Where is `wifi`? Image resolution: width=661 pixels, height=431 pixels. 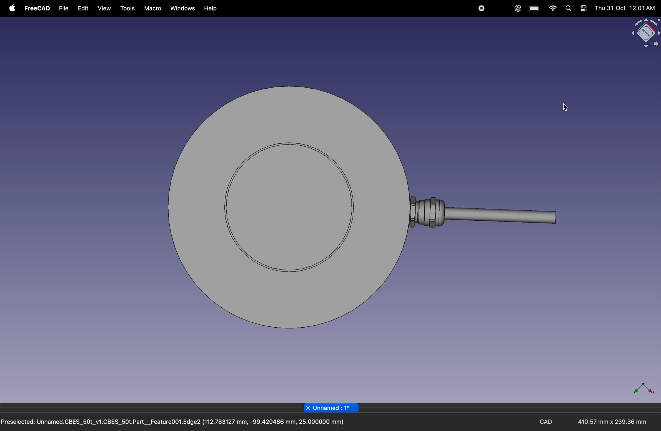 wifi is located at coordinates (552, 9).